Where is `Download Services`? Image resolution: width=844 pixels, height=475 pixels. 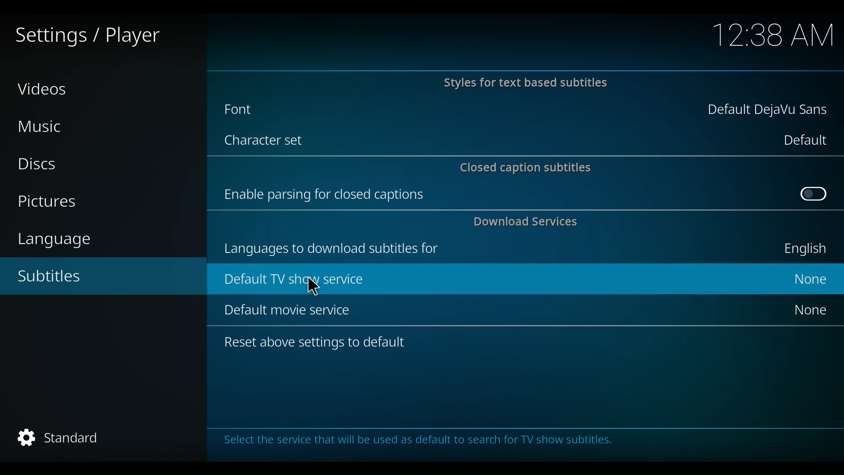 Download Services is located at coordinates (528, 222).